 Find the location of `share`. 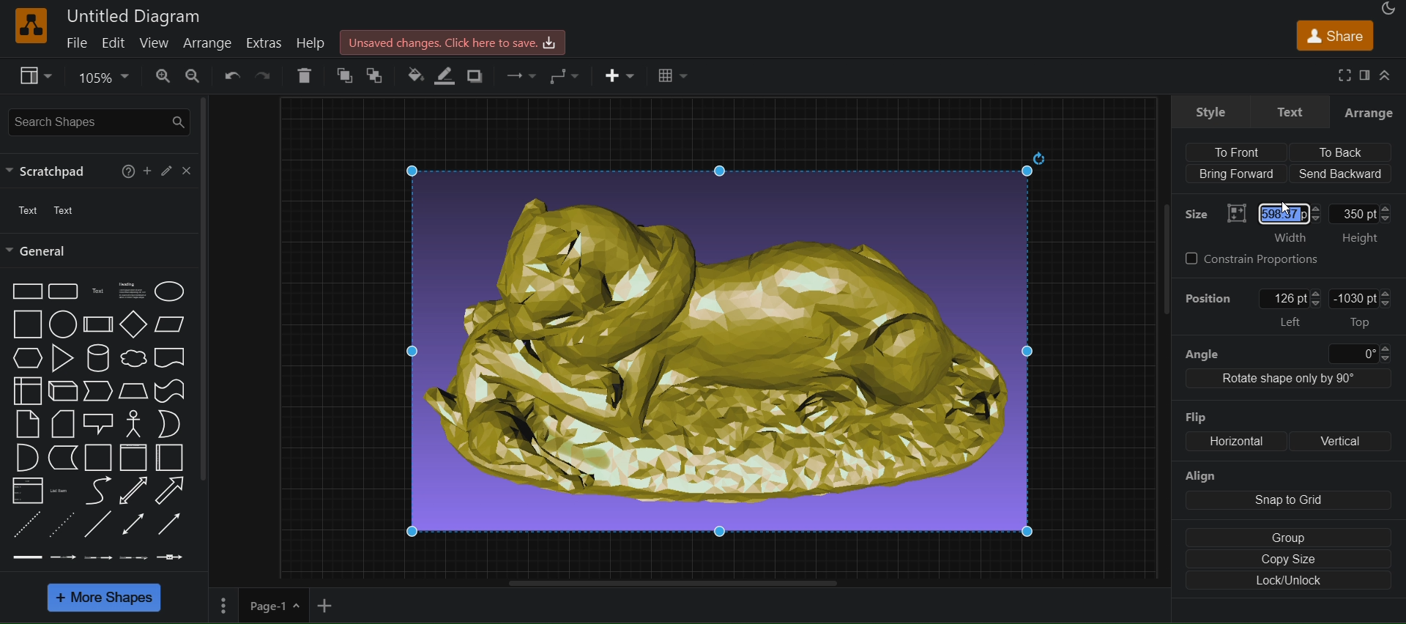

share is located at coordinates (1333, 35).